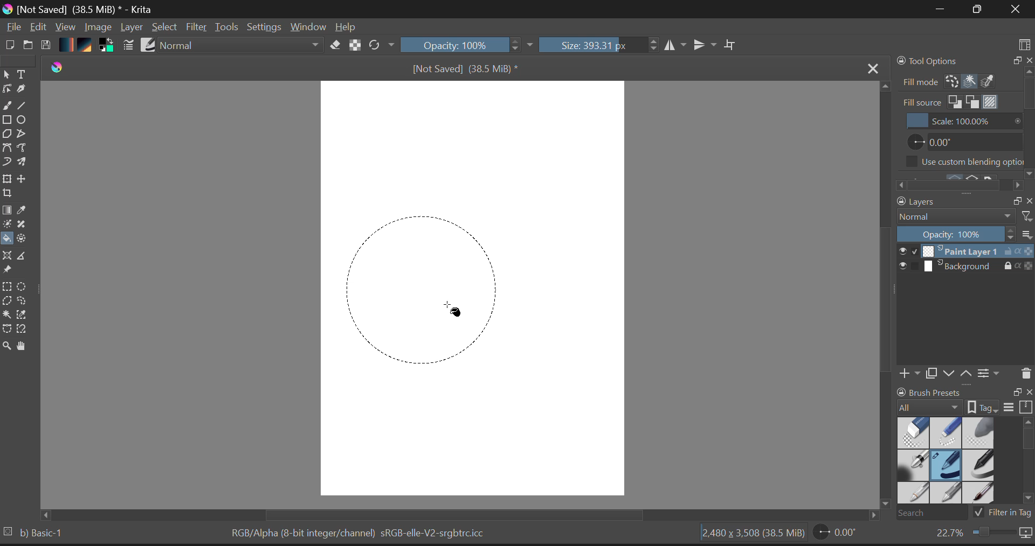 The height and width of the screenshot is (546, 1035). Describe the element at coordinates (25, 330) in the screenshot. I see `Magnetic Selection` at that location.